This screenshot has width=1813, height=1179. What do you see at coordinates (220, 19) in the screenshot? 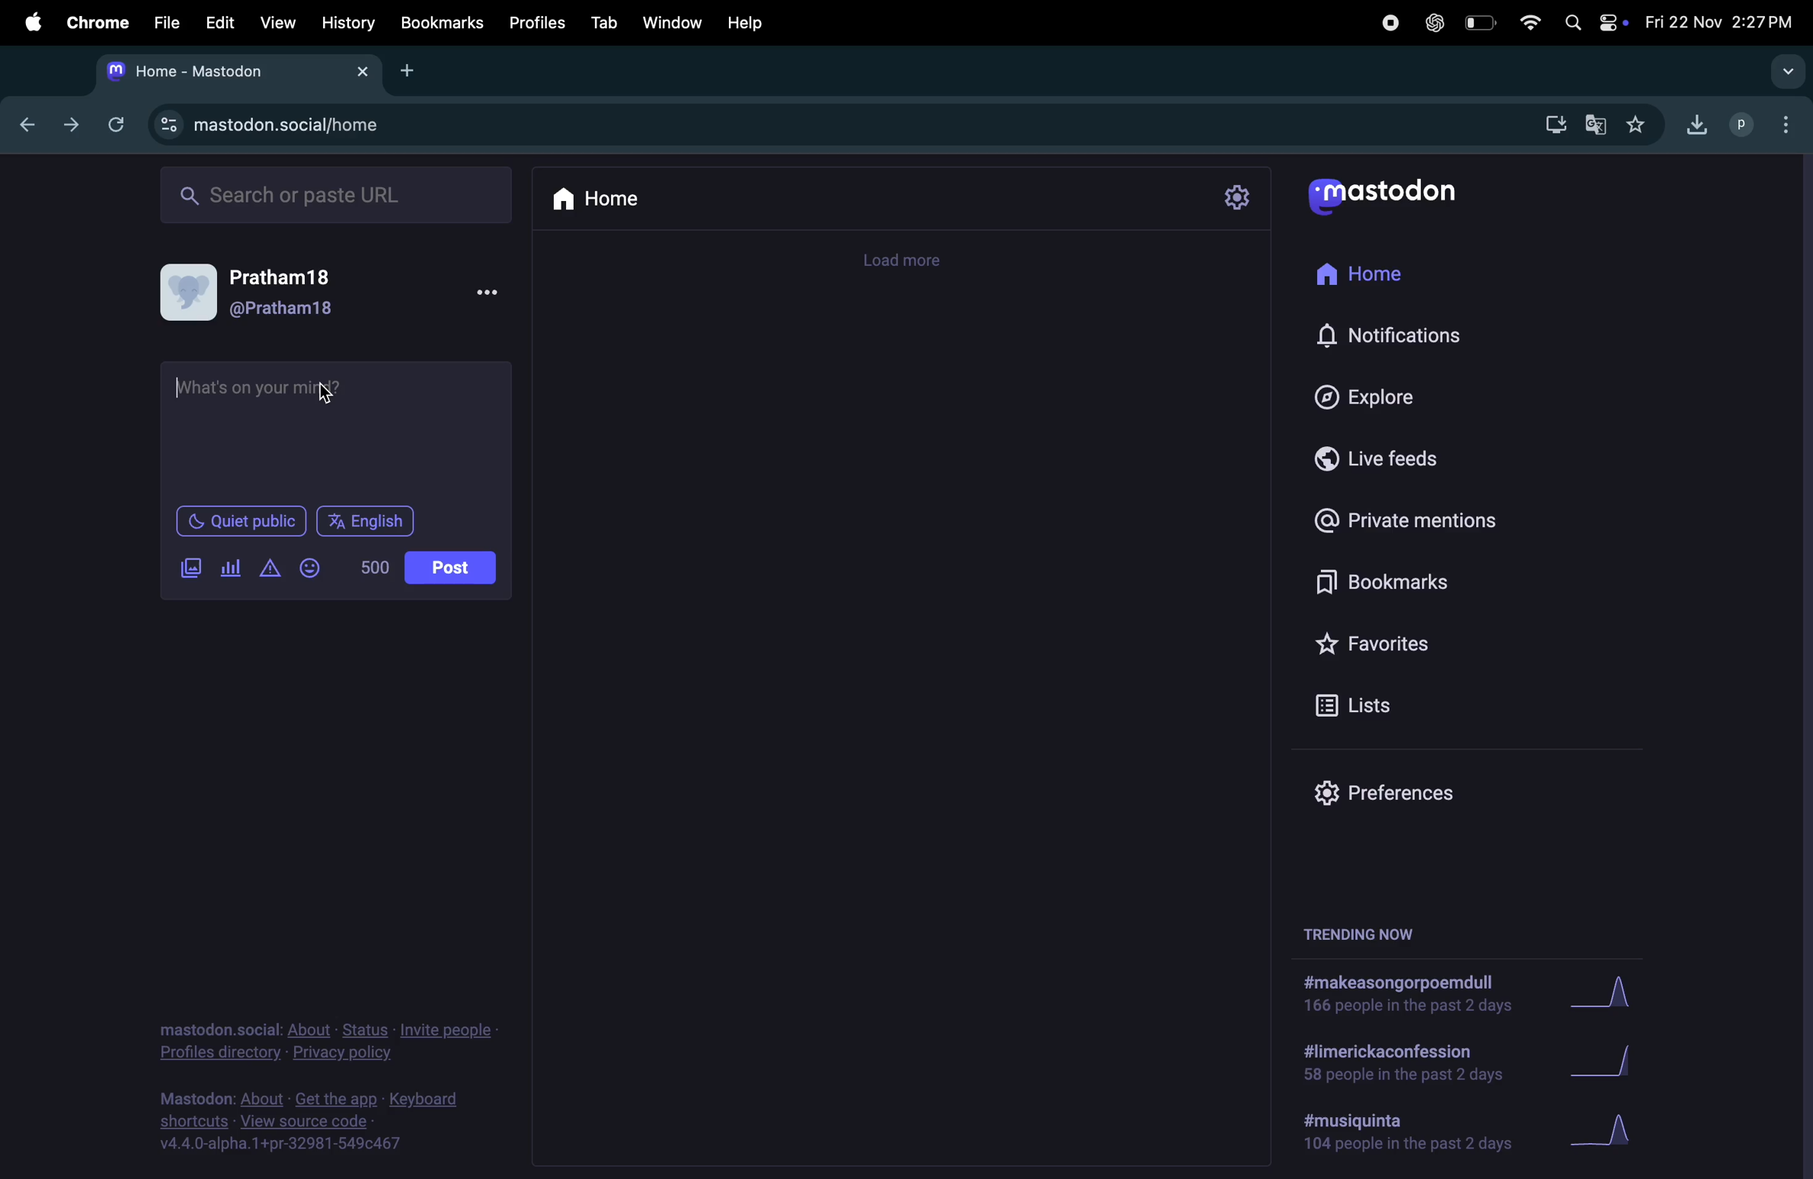
I see `edit` at bounding box center [220, 19].